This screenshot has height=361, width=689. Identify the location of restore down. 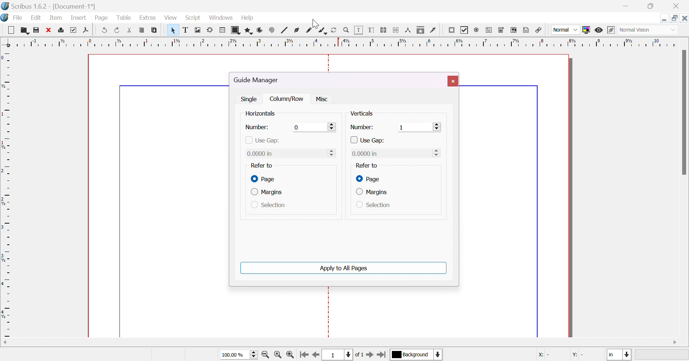
(651, 6).